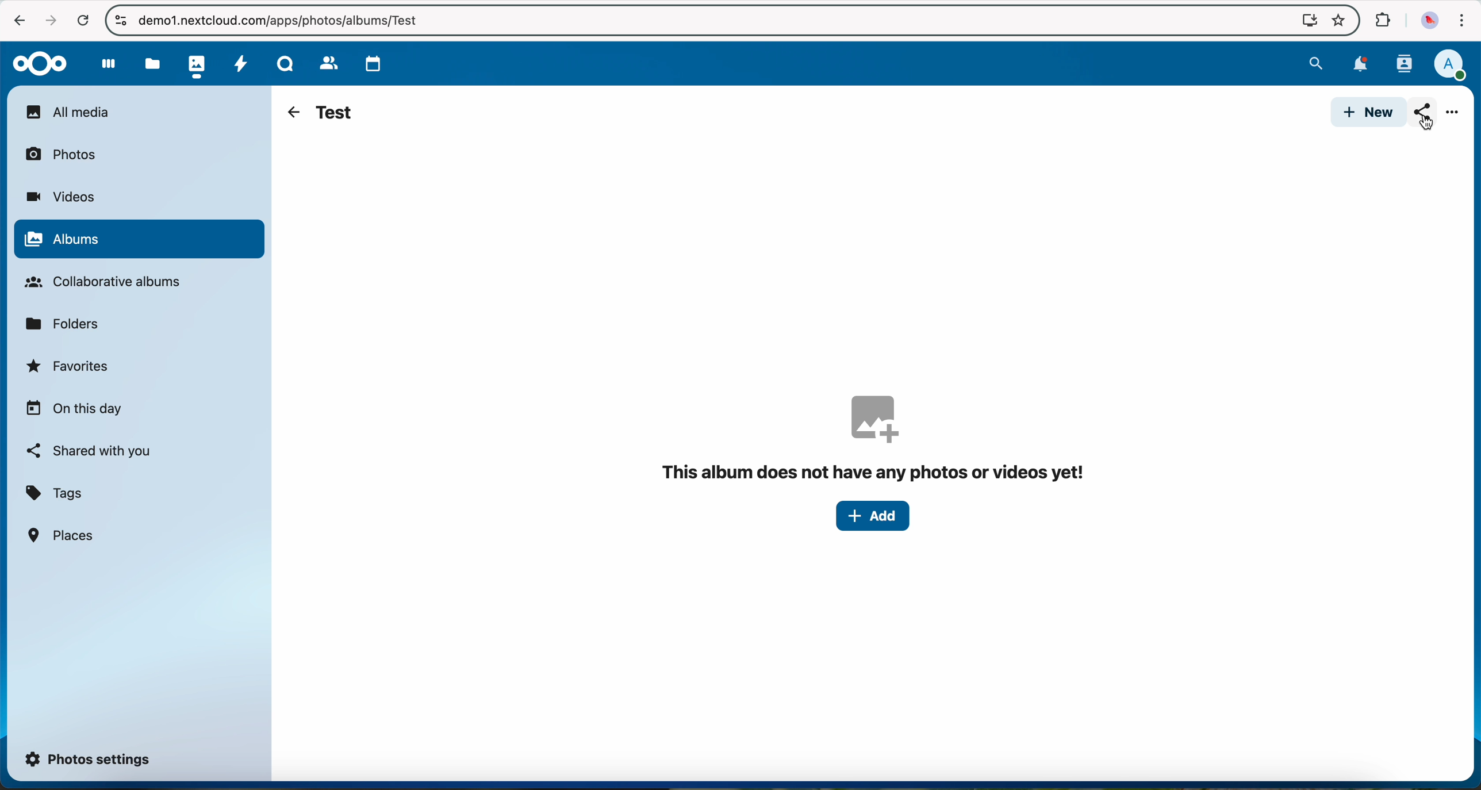 Image resolution: width=1481 pixels, height=790 pixels. What do you see at coordinates (1304, 20) in the screenshot?
I see `screen` at bounding box center [1304, 20].